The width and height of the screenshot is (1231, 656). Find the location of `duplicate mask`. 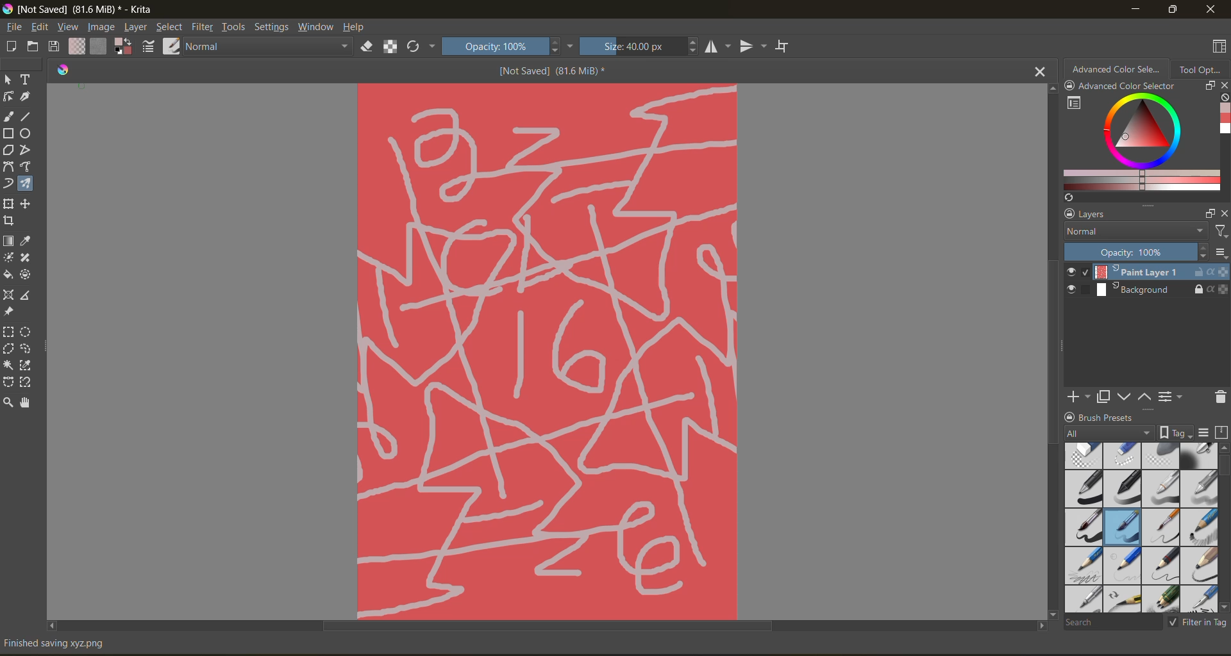

duplicate mask is located at coordinates (1103, 397).